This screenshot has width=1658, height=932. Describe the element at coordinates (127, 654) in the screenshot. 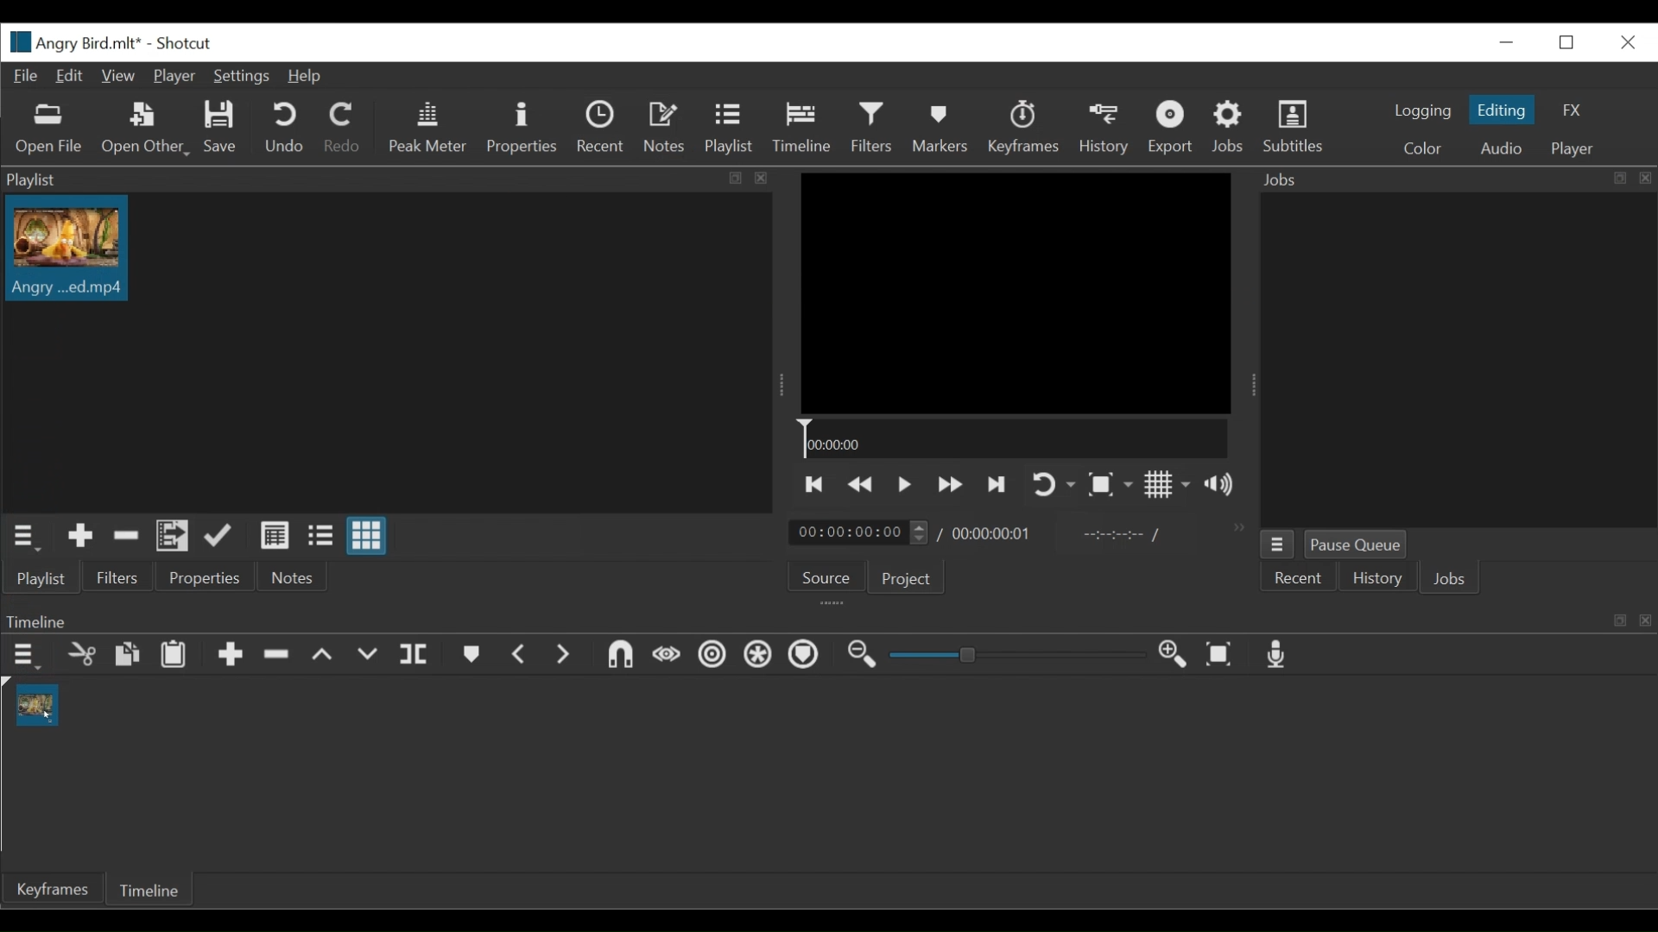

I see `Copy` at that location.